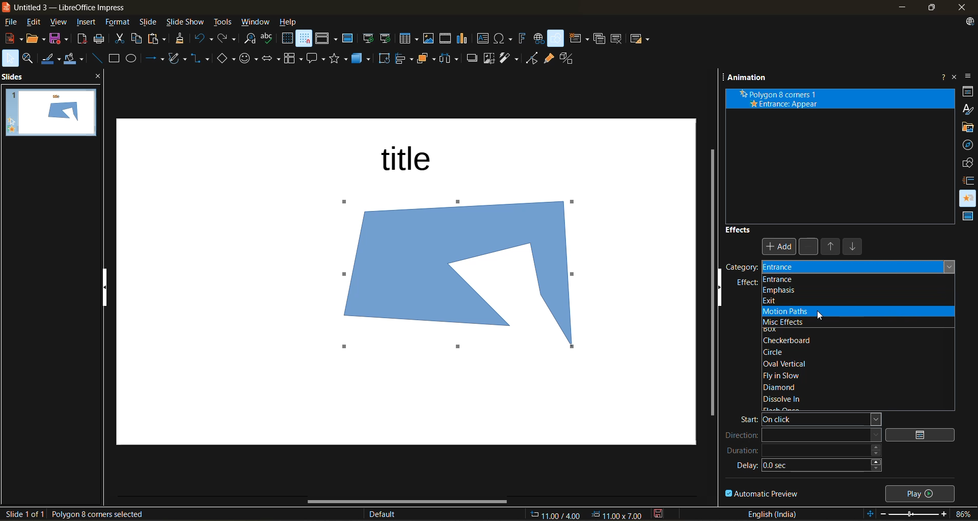 The height and width of the screenshot is (521, 978). What do you see at coordinates (788, 375) in the screenshot?
I see `fly in slow` at bounding box center [788, 375].